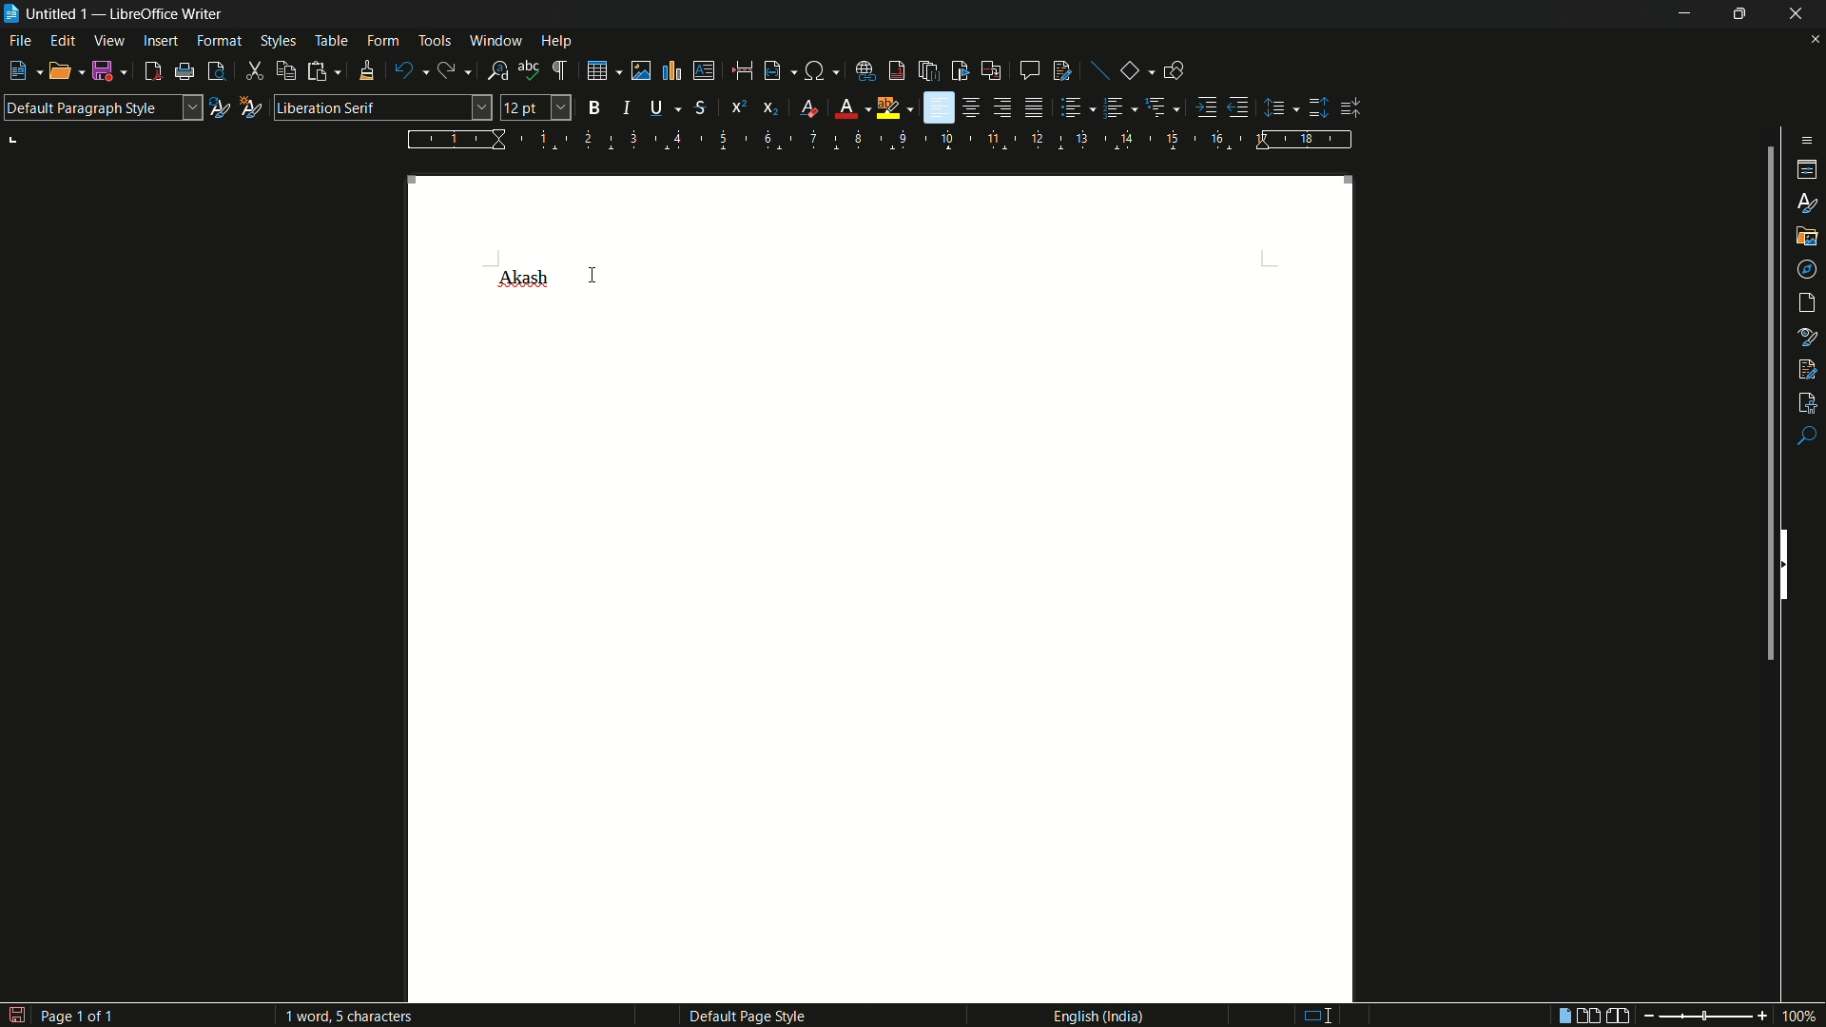  What do you see at coordinates (845, 109) in the screenshot?
I see `font color` at bounding box center [845, 109].